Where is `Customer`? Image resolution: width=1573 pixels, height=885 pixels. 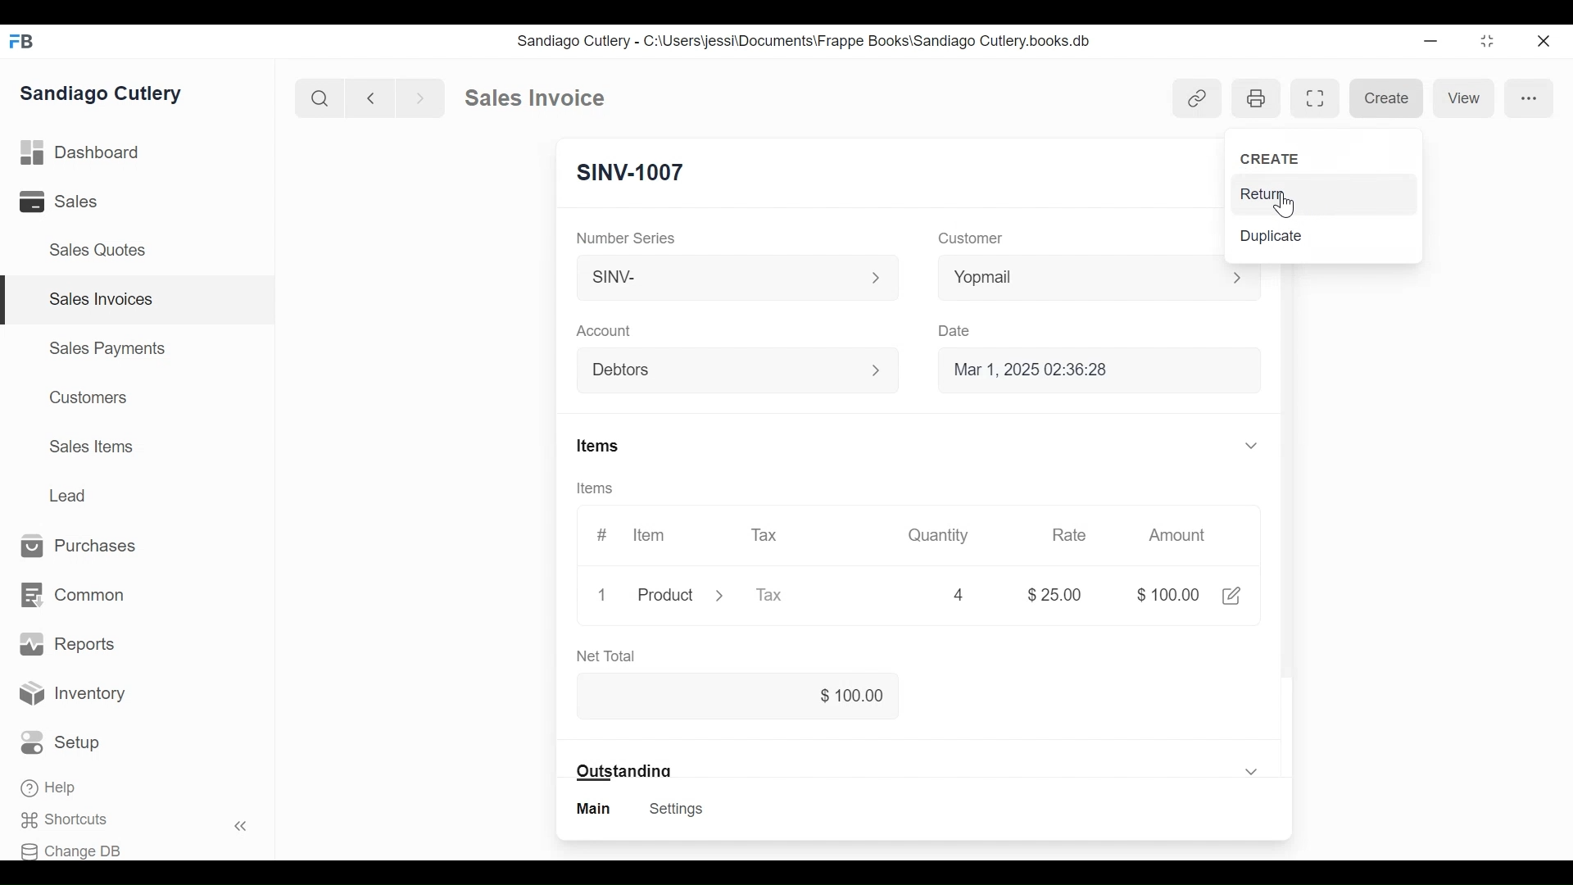 Customer is located at coordinates (973, 237).